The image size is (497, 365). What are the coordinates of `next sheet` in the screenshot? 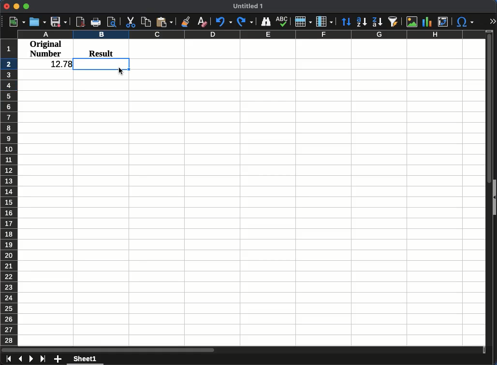 It's located at (30, 360).